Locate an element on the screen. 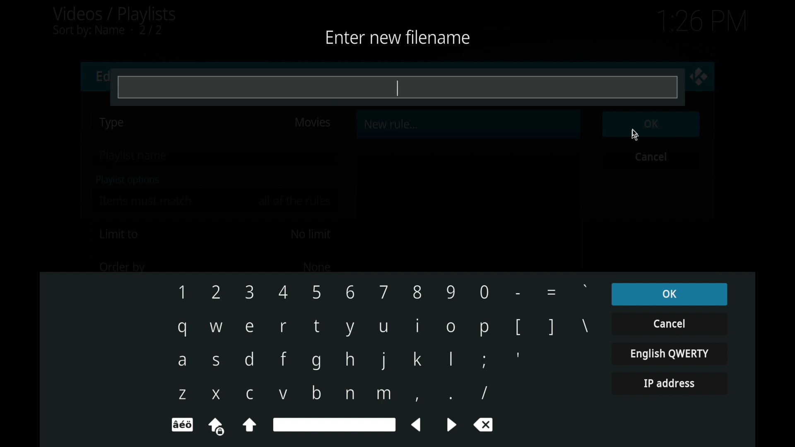  ok is located at coordinates (651, 124).